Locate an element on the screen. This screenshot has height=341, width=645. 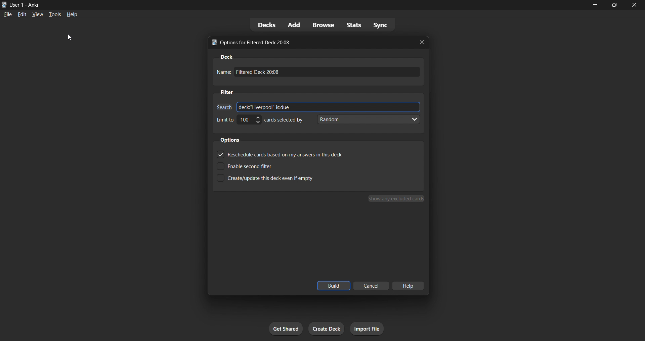
name is located at coordinates (223, 71).